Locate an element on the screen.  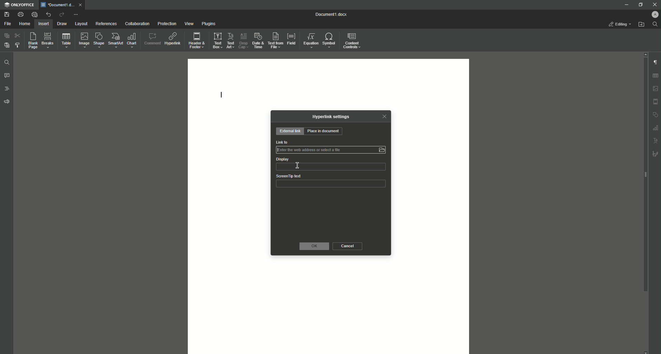
Protection is located at coordinates (167, 24).